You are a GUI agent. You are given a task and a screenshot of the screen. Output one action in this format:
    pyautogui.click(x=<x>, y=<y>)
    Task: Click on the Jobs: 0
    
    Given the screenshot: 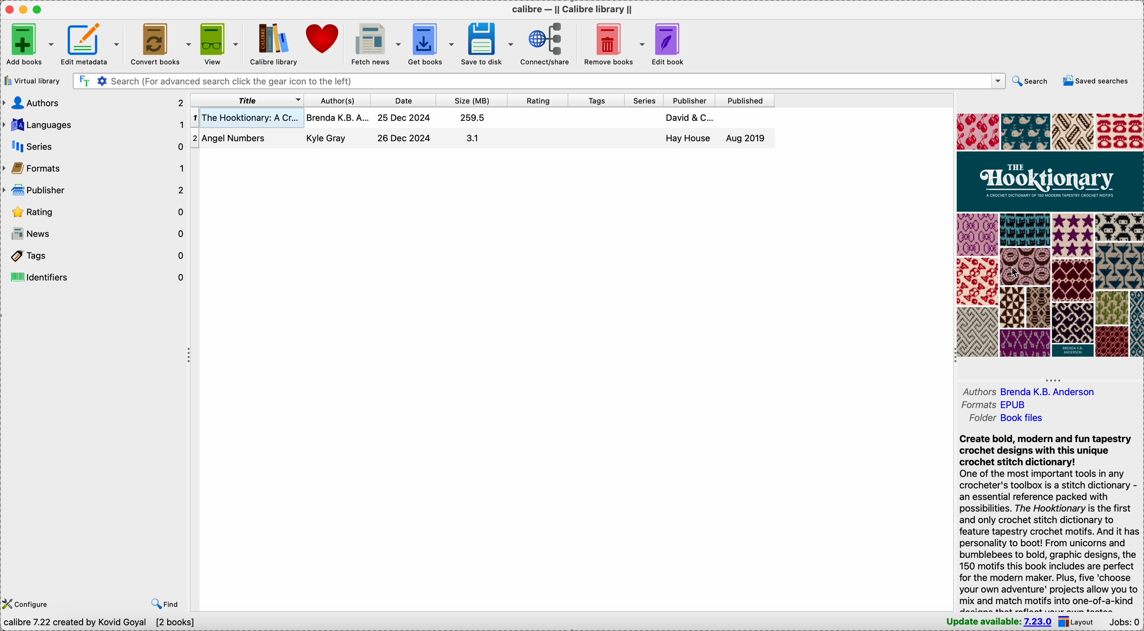 What is the action you would take?
    pyautogui.click(x=1125, y=623)
    